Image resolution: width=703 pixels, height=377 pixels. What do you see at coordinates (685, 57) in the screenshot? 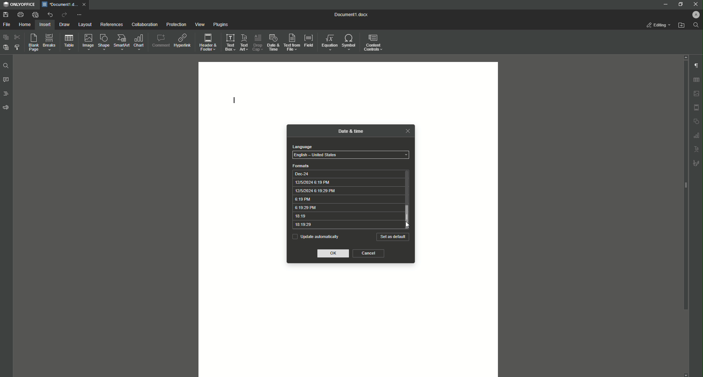
I see `scroll up` at bounding box center [685, 57].